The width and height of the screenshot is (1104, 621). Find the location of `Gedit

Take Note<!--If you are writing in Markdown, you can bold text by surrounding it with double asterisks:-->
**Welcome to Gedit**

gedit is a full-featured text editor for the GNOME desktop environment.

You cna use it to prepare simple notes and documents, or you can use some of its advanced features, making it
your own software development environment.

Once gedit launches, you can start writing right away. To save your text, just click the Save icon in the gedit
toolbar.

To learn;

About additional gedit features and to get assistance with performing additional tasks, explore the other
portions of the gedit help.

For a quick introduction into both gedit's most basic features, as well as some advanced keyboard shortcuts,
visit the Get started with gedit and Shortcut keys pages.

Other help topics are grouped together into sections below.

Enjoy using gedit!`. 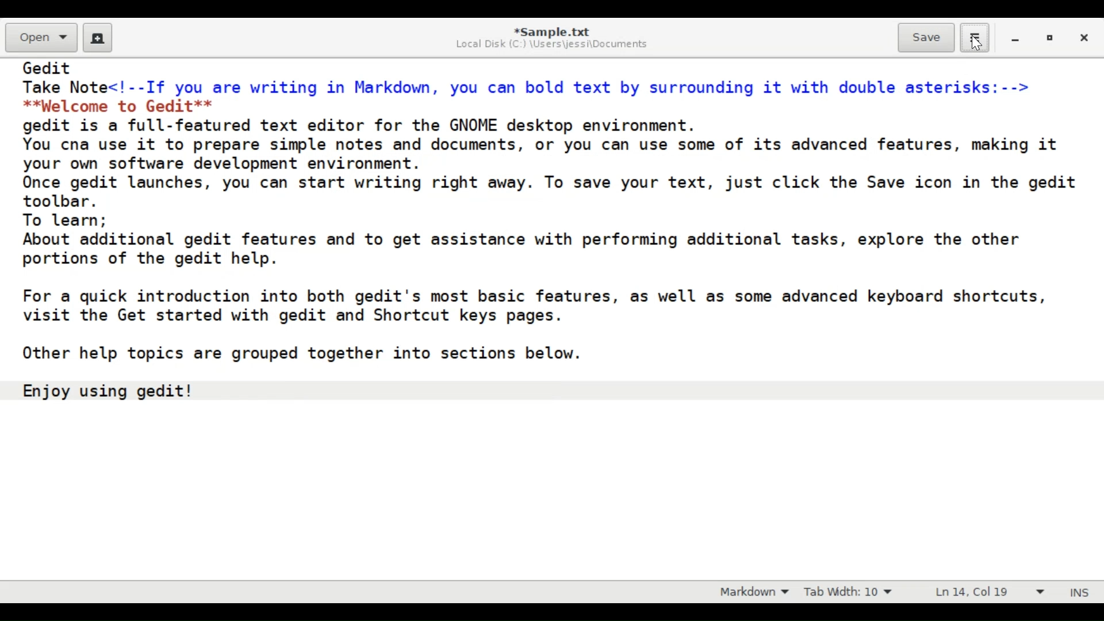

Gedit

Take Note<!--If you are writing in Markdown, you can bold text by surrounding it with double asterisks:-->
**Welcome to Gedit**

gedit is a full-featured text editor for the GNOME desktop environment.

You cna use it to prepare simple notes and documents, or you can use some of its advanced features, making it
your own software development environment.

Once gedit launches, you can start writing right away. To save your text, just click the Save icon in the gedit
toolbar.

To learn;

About additional gedit features and to get assistance with performing additional tasks, explore the other
portions of the gedit help.

For a quick introduction into both gedit's most basic features, as well as some advanced keyboard shortcuts,
visit the Get started with gedit and Shortcut keys pages.

Other help topics are grouped together into sections below.

Enjoy using gedit! is located at coordinates (550, 240).